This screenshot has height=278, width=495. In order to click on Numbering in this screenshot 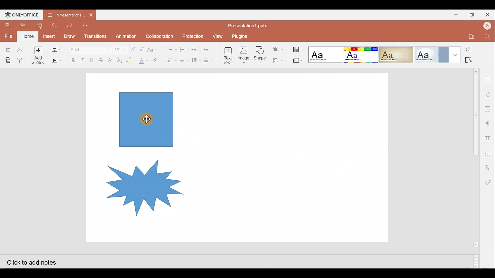, I will do `click(183, 48)`.